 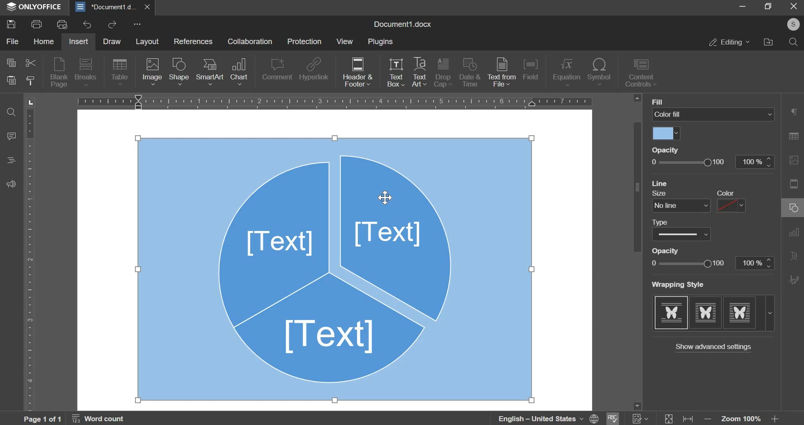 I want to click on line opacity, so click(x=711, y=262).